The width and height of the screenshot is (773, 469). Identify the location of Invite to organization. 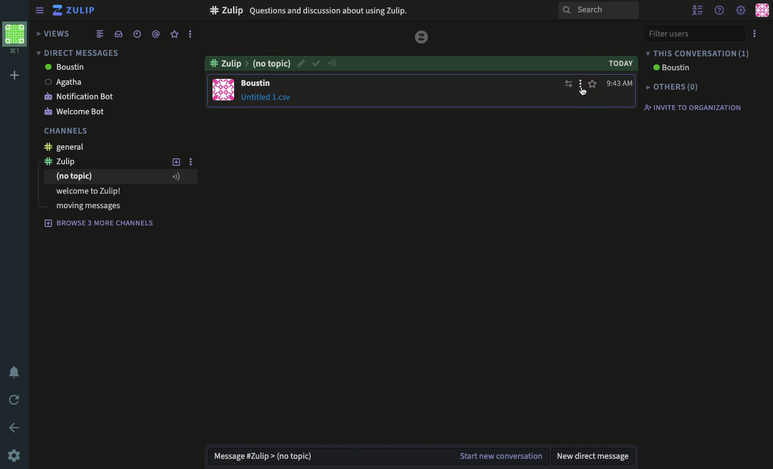
(698, 108).